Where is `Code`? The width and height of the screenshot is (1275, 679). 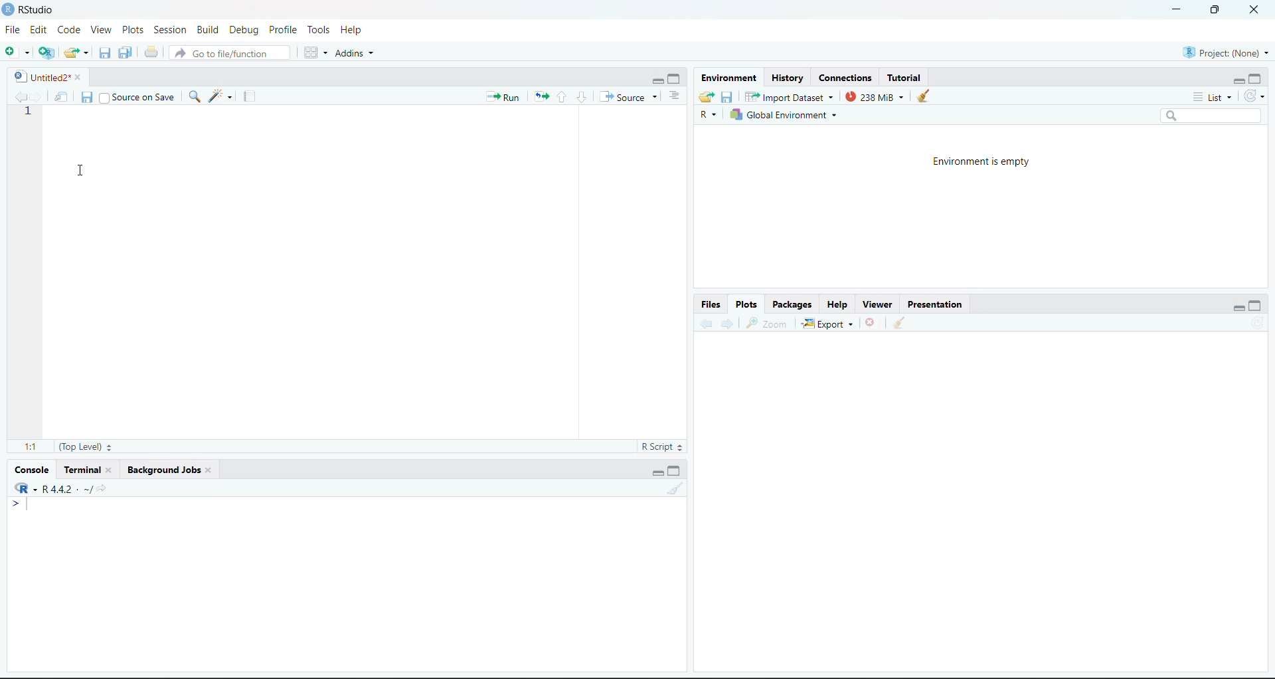 Code is located at coordinates (70, 30).